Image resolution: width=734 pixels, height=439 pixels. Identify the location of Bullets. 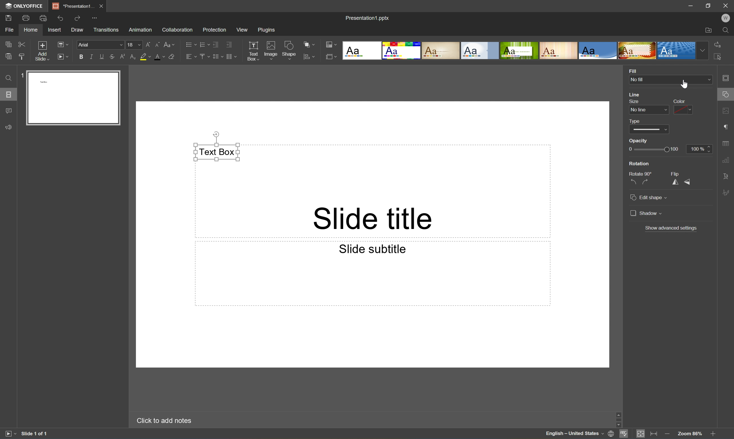
(188, 45).